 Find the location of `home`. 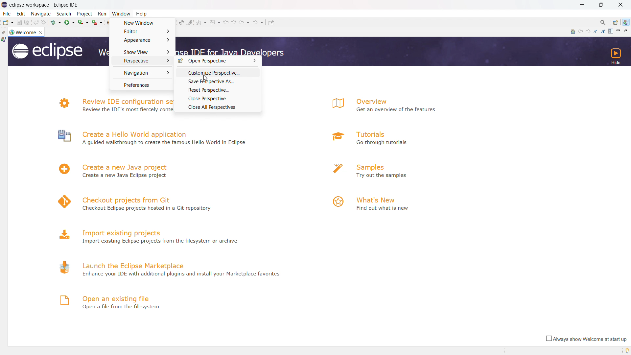

home is located at coordinates (572, 32).